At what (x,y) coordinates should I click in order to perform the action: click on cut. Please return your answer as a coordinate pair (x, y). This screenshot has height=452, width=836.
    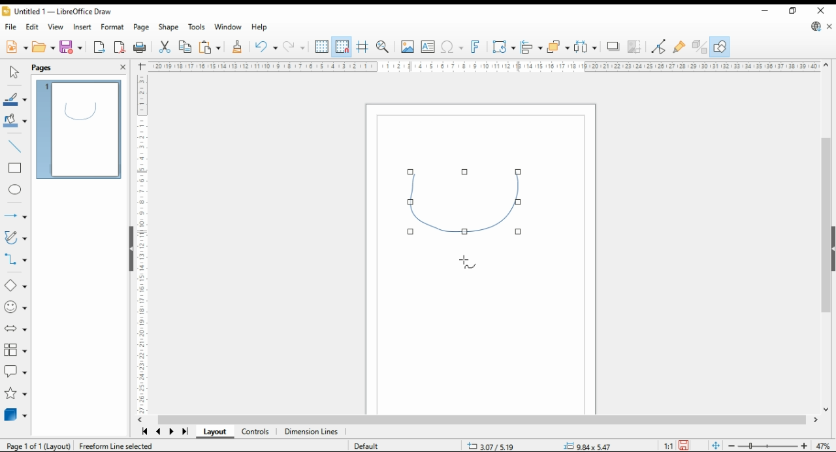
    Looking at the image, I should click on (164, 48).